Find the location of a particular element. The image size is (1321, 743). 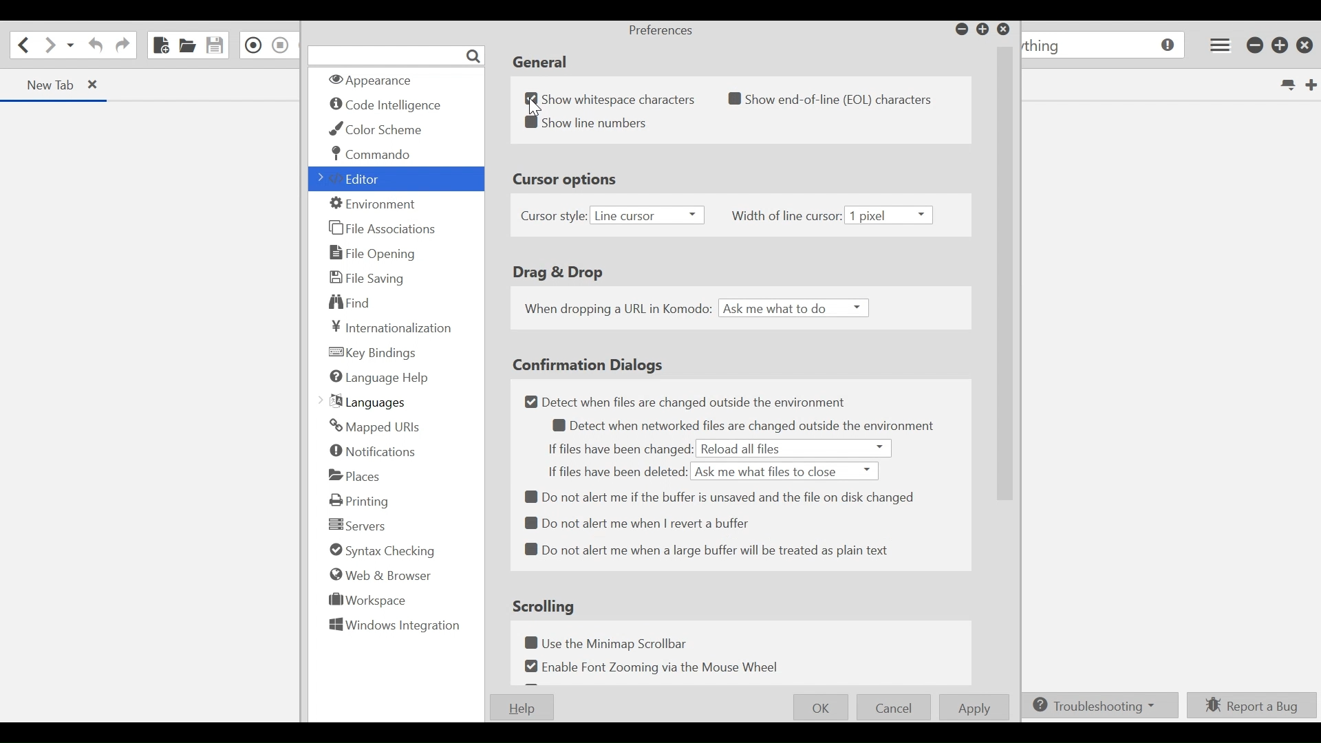

Go back onelocation is located at coordinates (22, 44).